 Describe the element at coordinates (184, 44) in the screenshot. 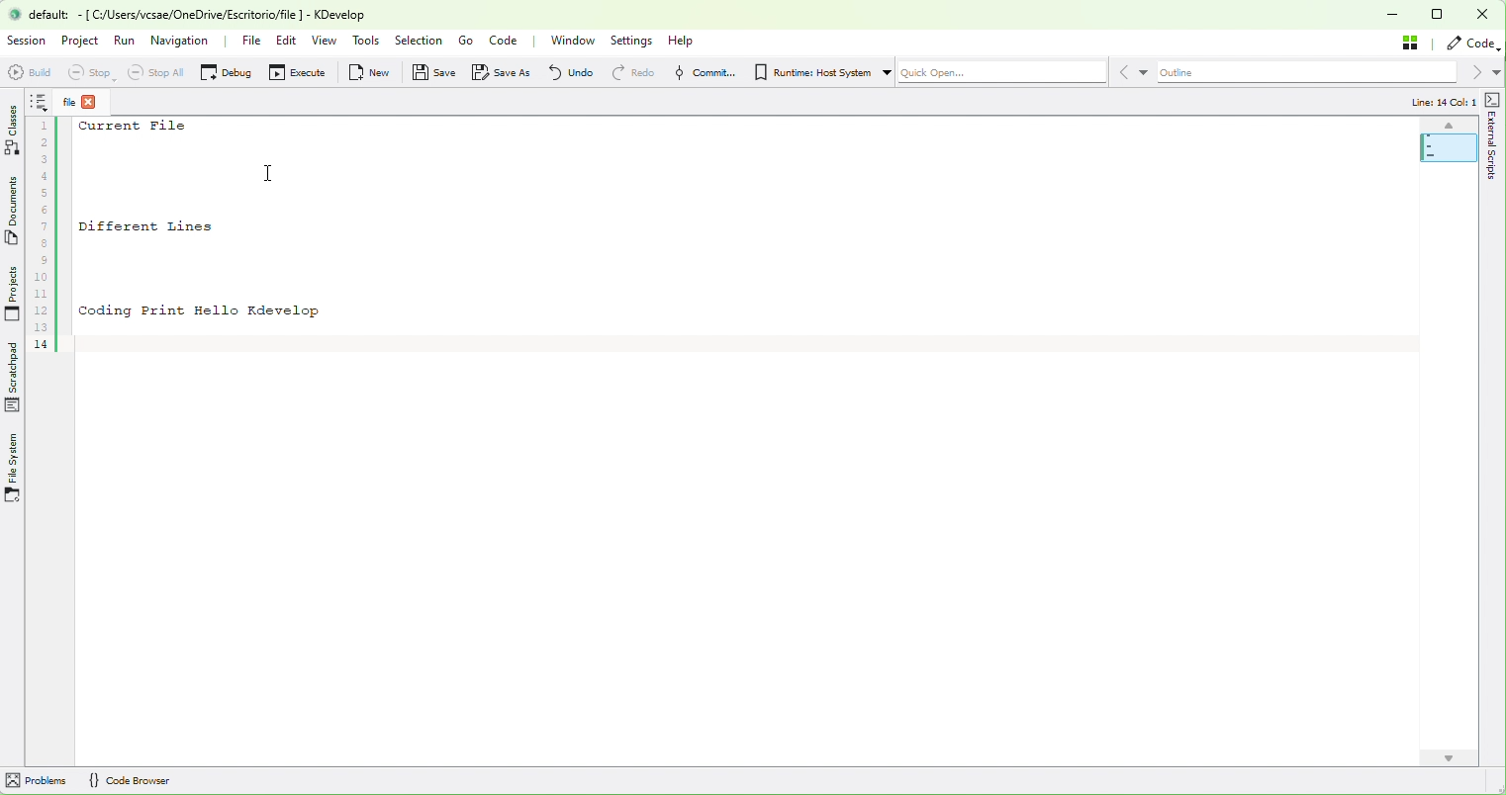

I see `Navigation` at that location.